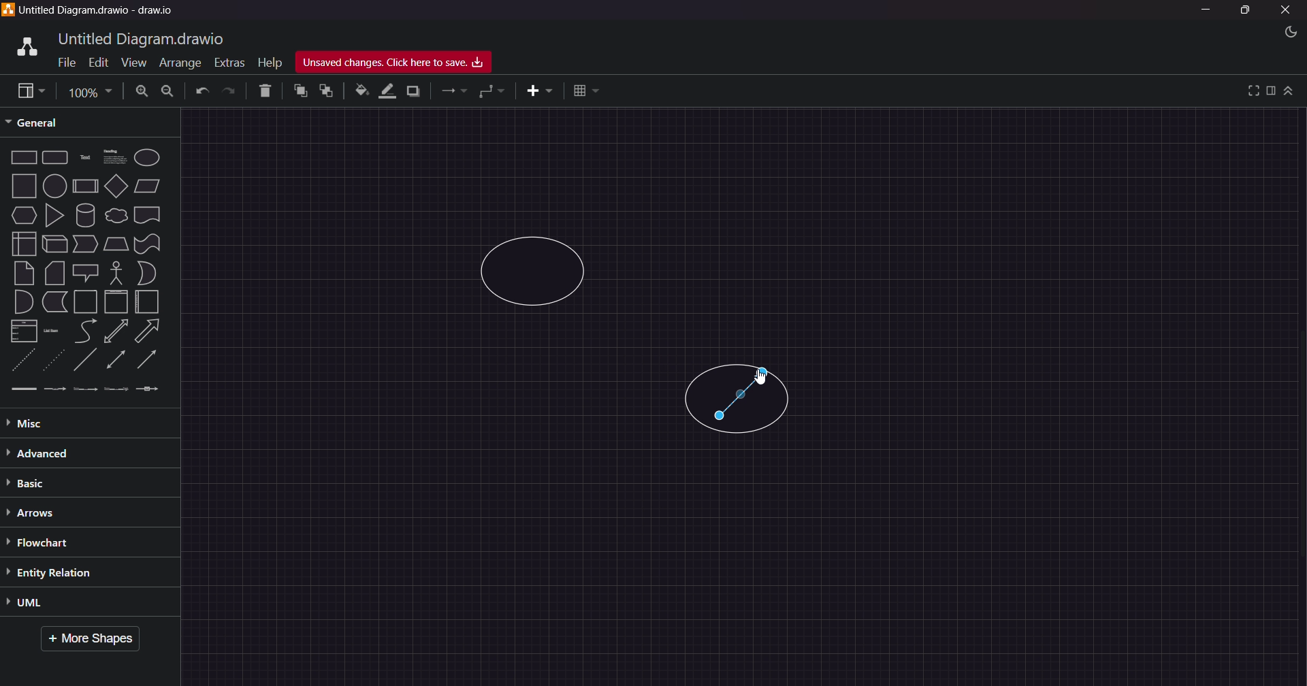  What do you see at coordinates (1271, 91) in the screenshot?
I see `format` at bounding box center [1271, 91].